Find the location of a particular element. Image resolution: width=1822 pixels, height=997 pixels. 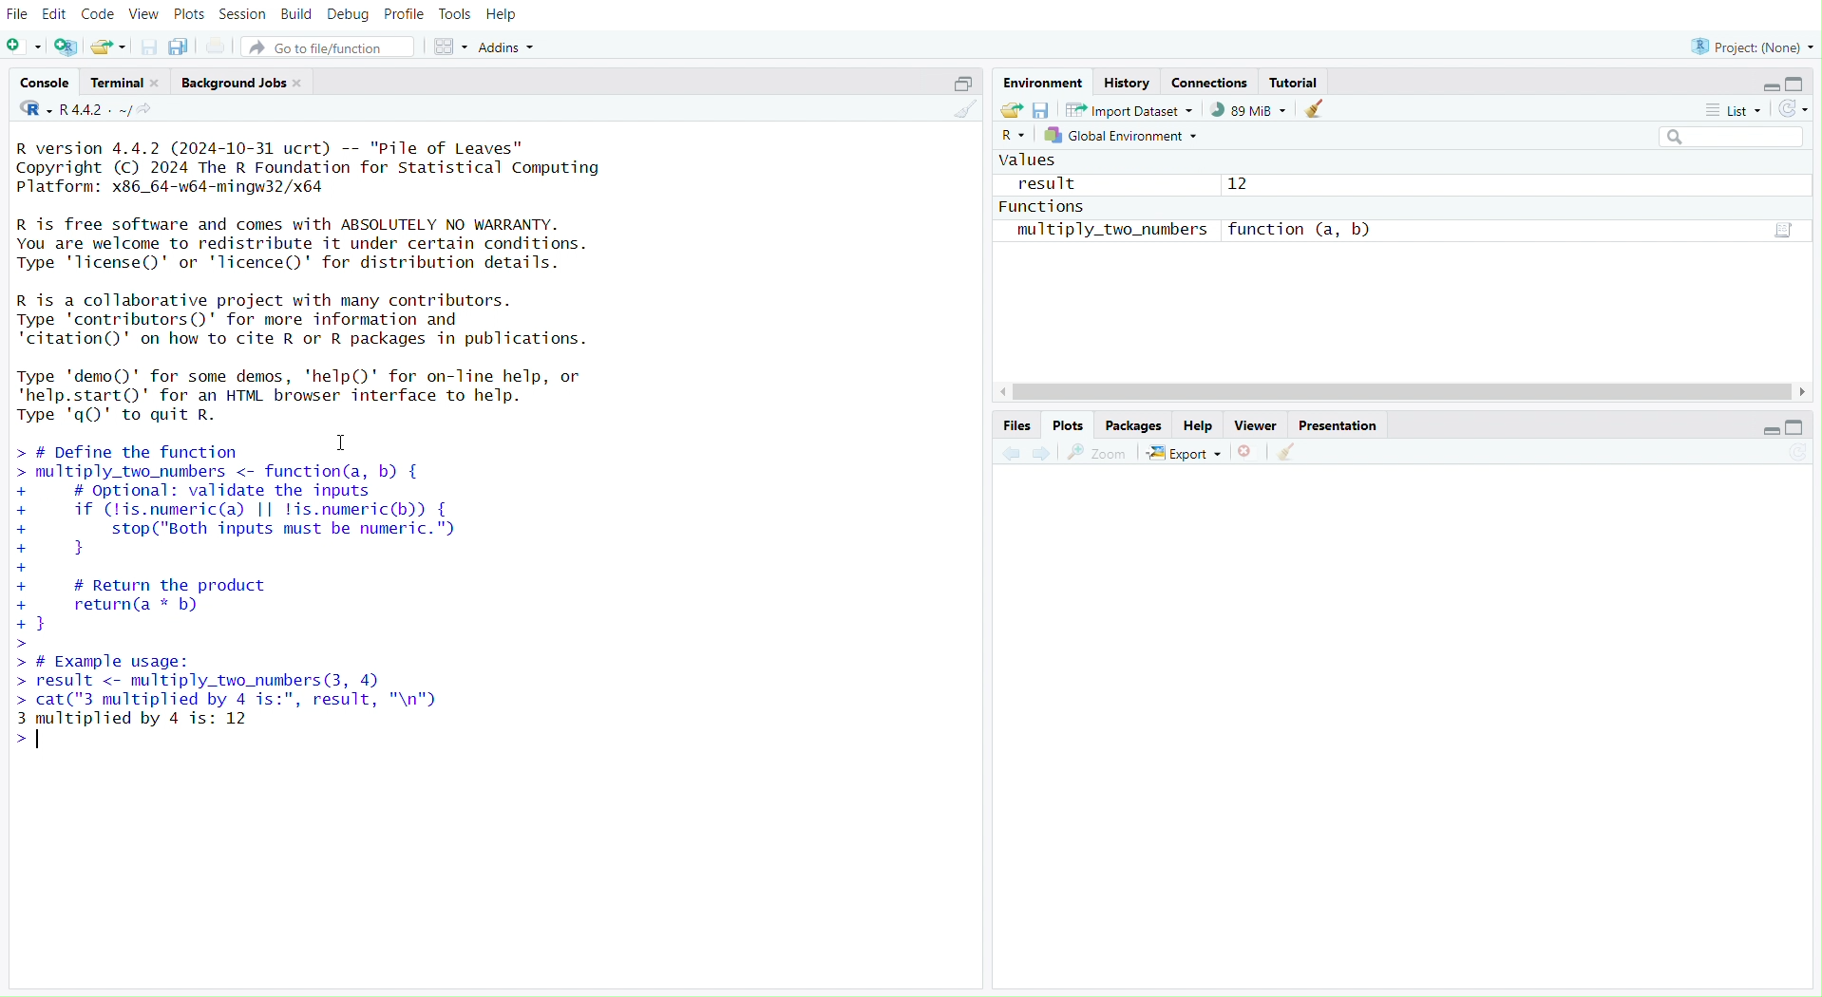

Environment is located at coordinates (1041, 83).